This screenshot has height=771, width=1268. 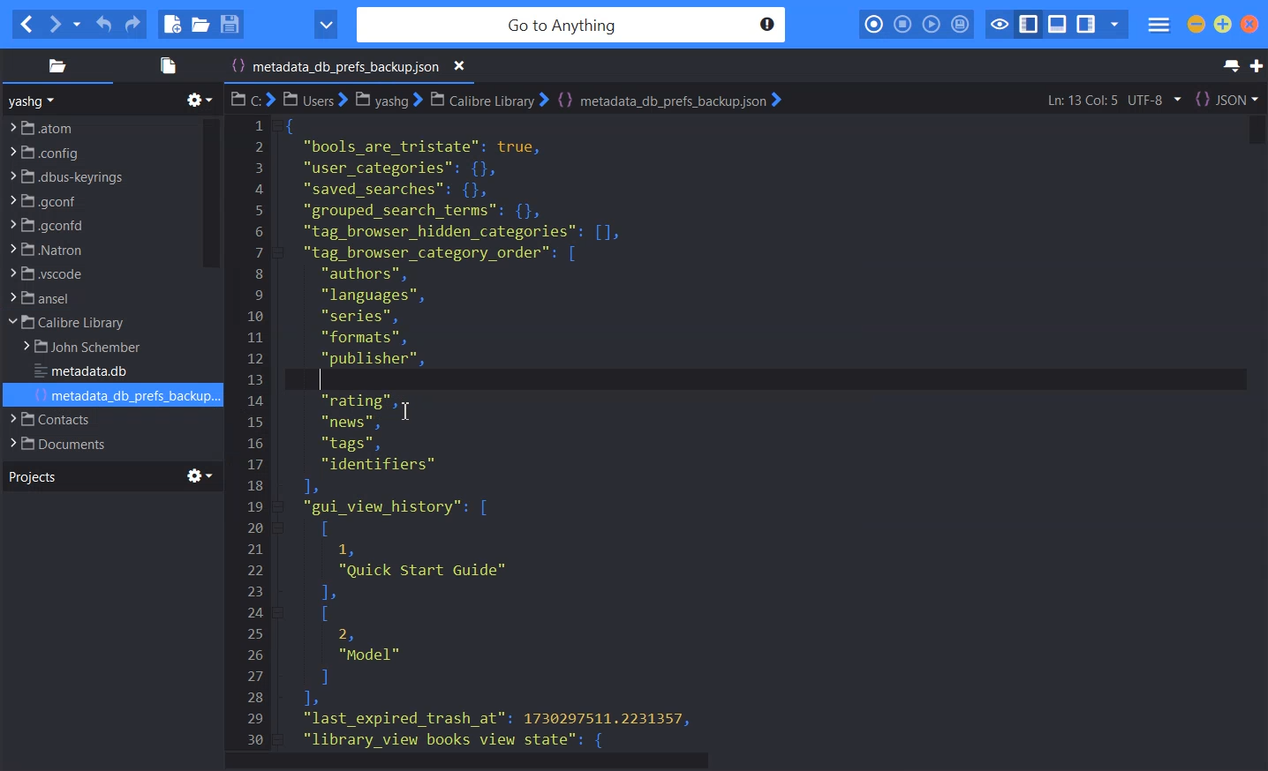 I want to click on File, so click(x=101, y=126).